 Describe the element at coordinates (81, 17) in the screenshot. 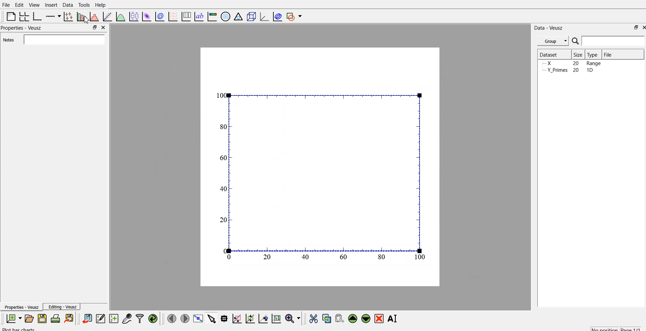

I see `plot bar chart` at that location.